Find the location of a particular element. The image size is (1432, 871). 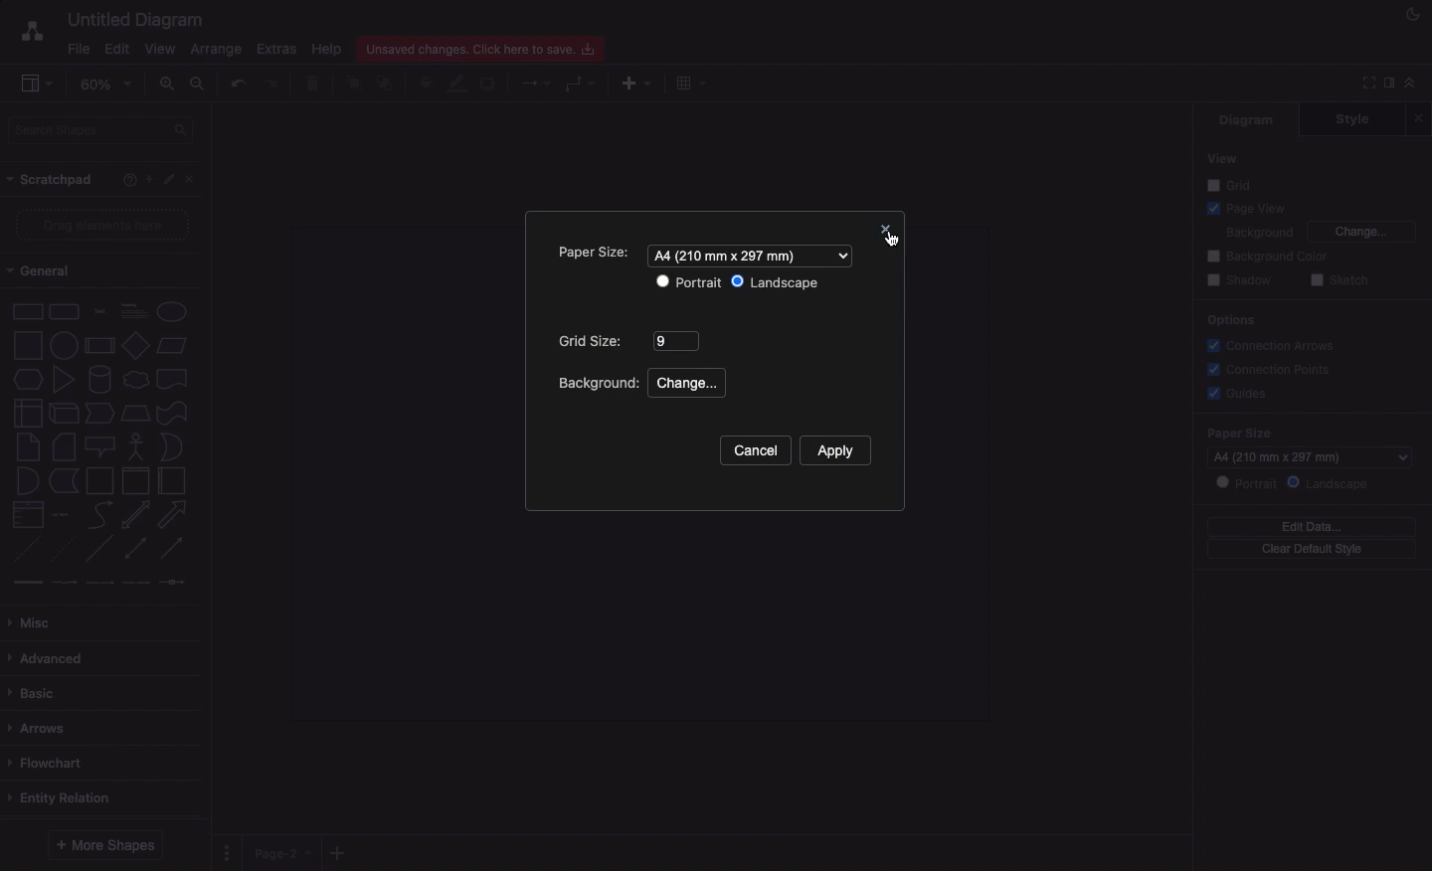

Duplicate is located at coordinates (487, 86).